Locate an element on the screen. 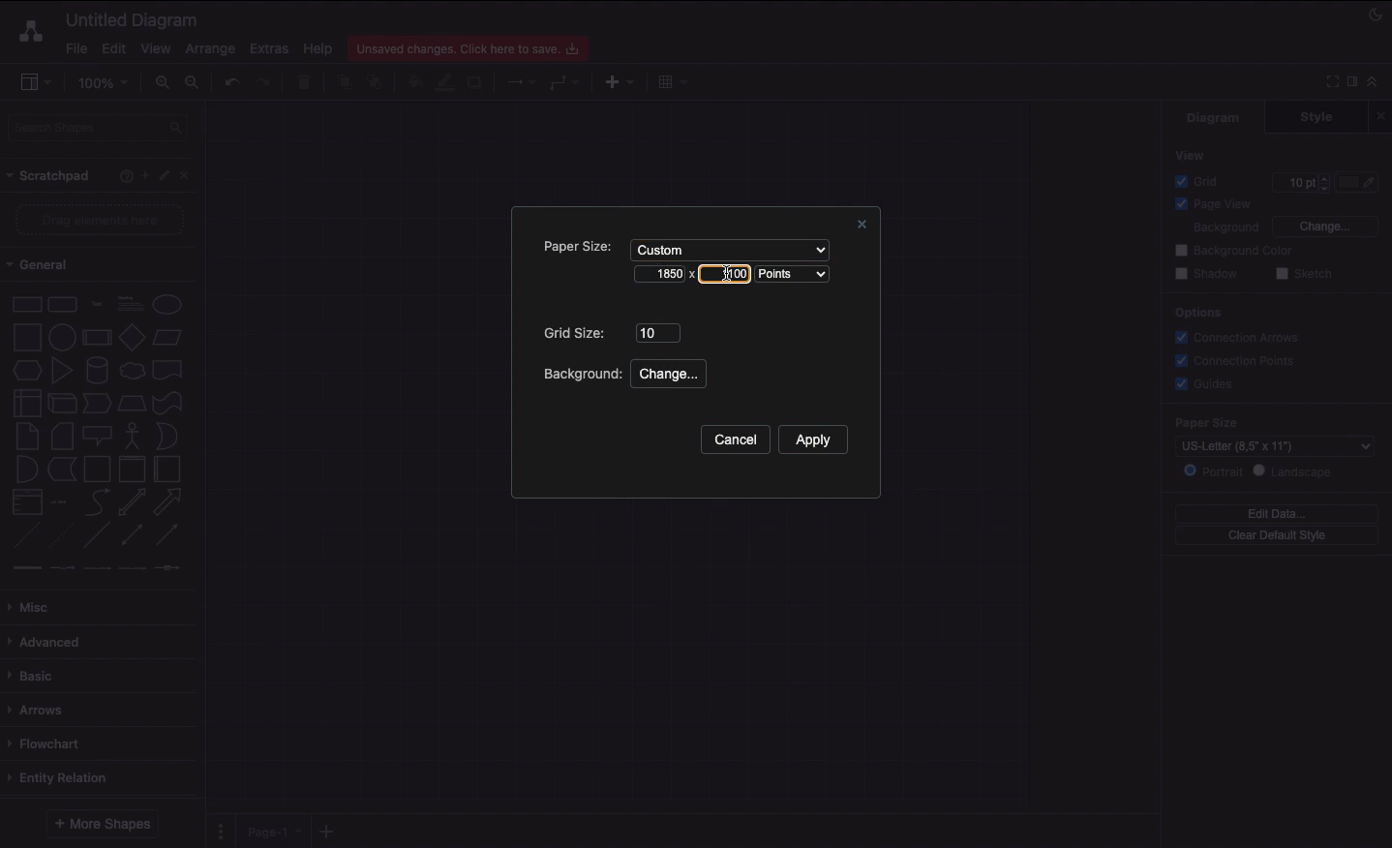 The width and height of the screenshot is (1392, 848). Edit is located at coordinates (166, 176).